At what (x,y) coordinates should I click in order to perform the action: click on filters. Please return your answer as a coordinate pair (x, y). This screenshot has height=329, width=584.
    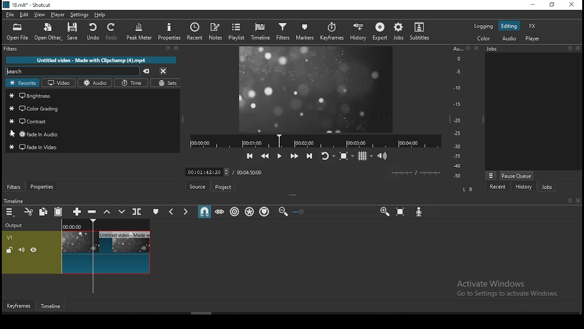
    Looking at the image, I should click on (14, 187).